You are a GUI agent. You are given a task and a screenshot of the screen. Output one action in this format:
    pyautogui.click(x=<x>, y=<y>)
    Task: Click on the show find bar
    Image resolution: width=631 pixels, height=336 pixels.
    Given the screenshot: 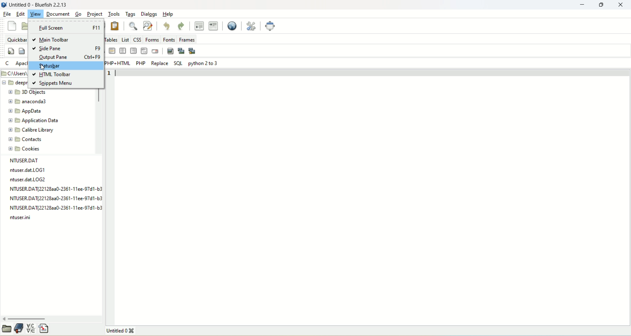 What is the action you would take?
    pyautogui.click(x=133, y=27)
    